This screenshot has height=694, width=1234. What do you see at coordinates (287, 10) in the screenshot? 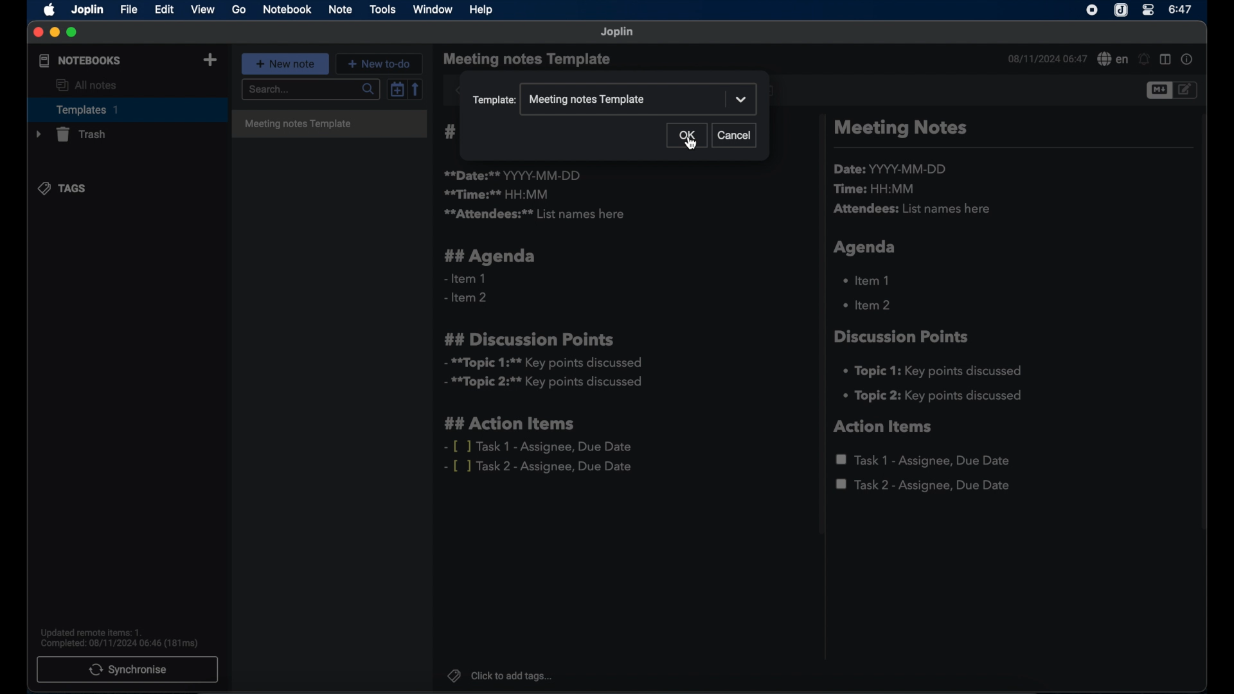
I see `notebook` at bounding box center [287, 10].